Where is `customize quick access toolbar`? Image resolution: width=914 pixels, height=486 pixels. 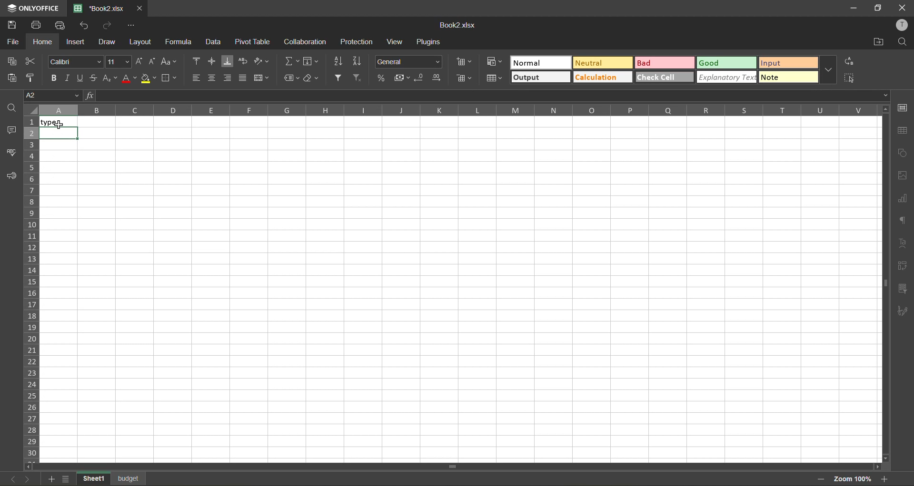
customize quick access toolbar is located at coordinates (134, 26).